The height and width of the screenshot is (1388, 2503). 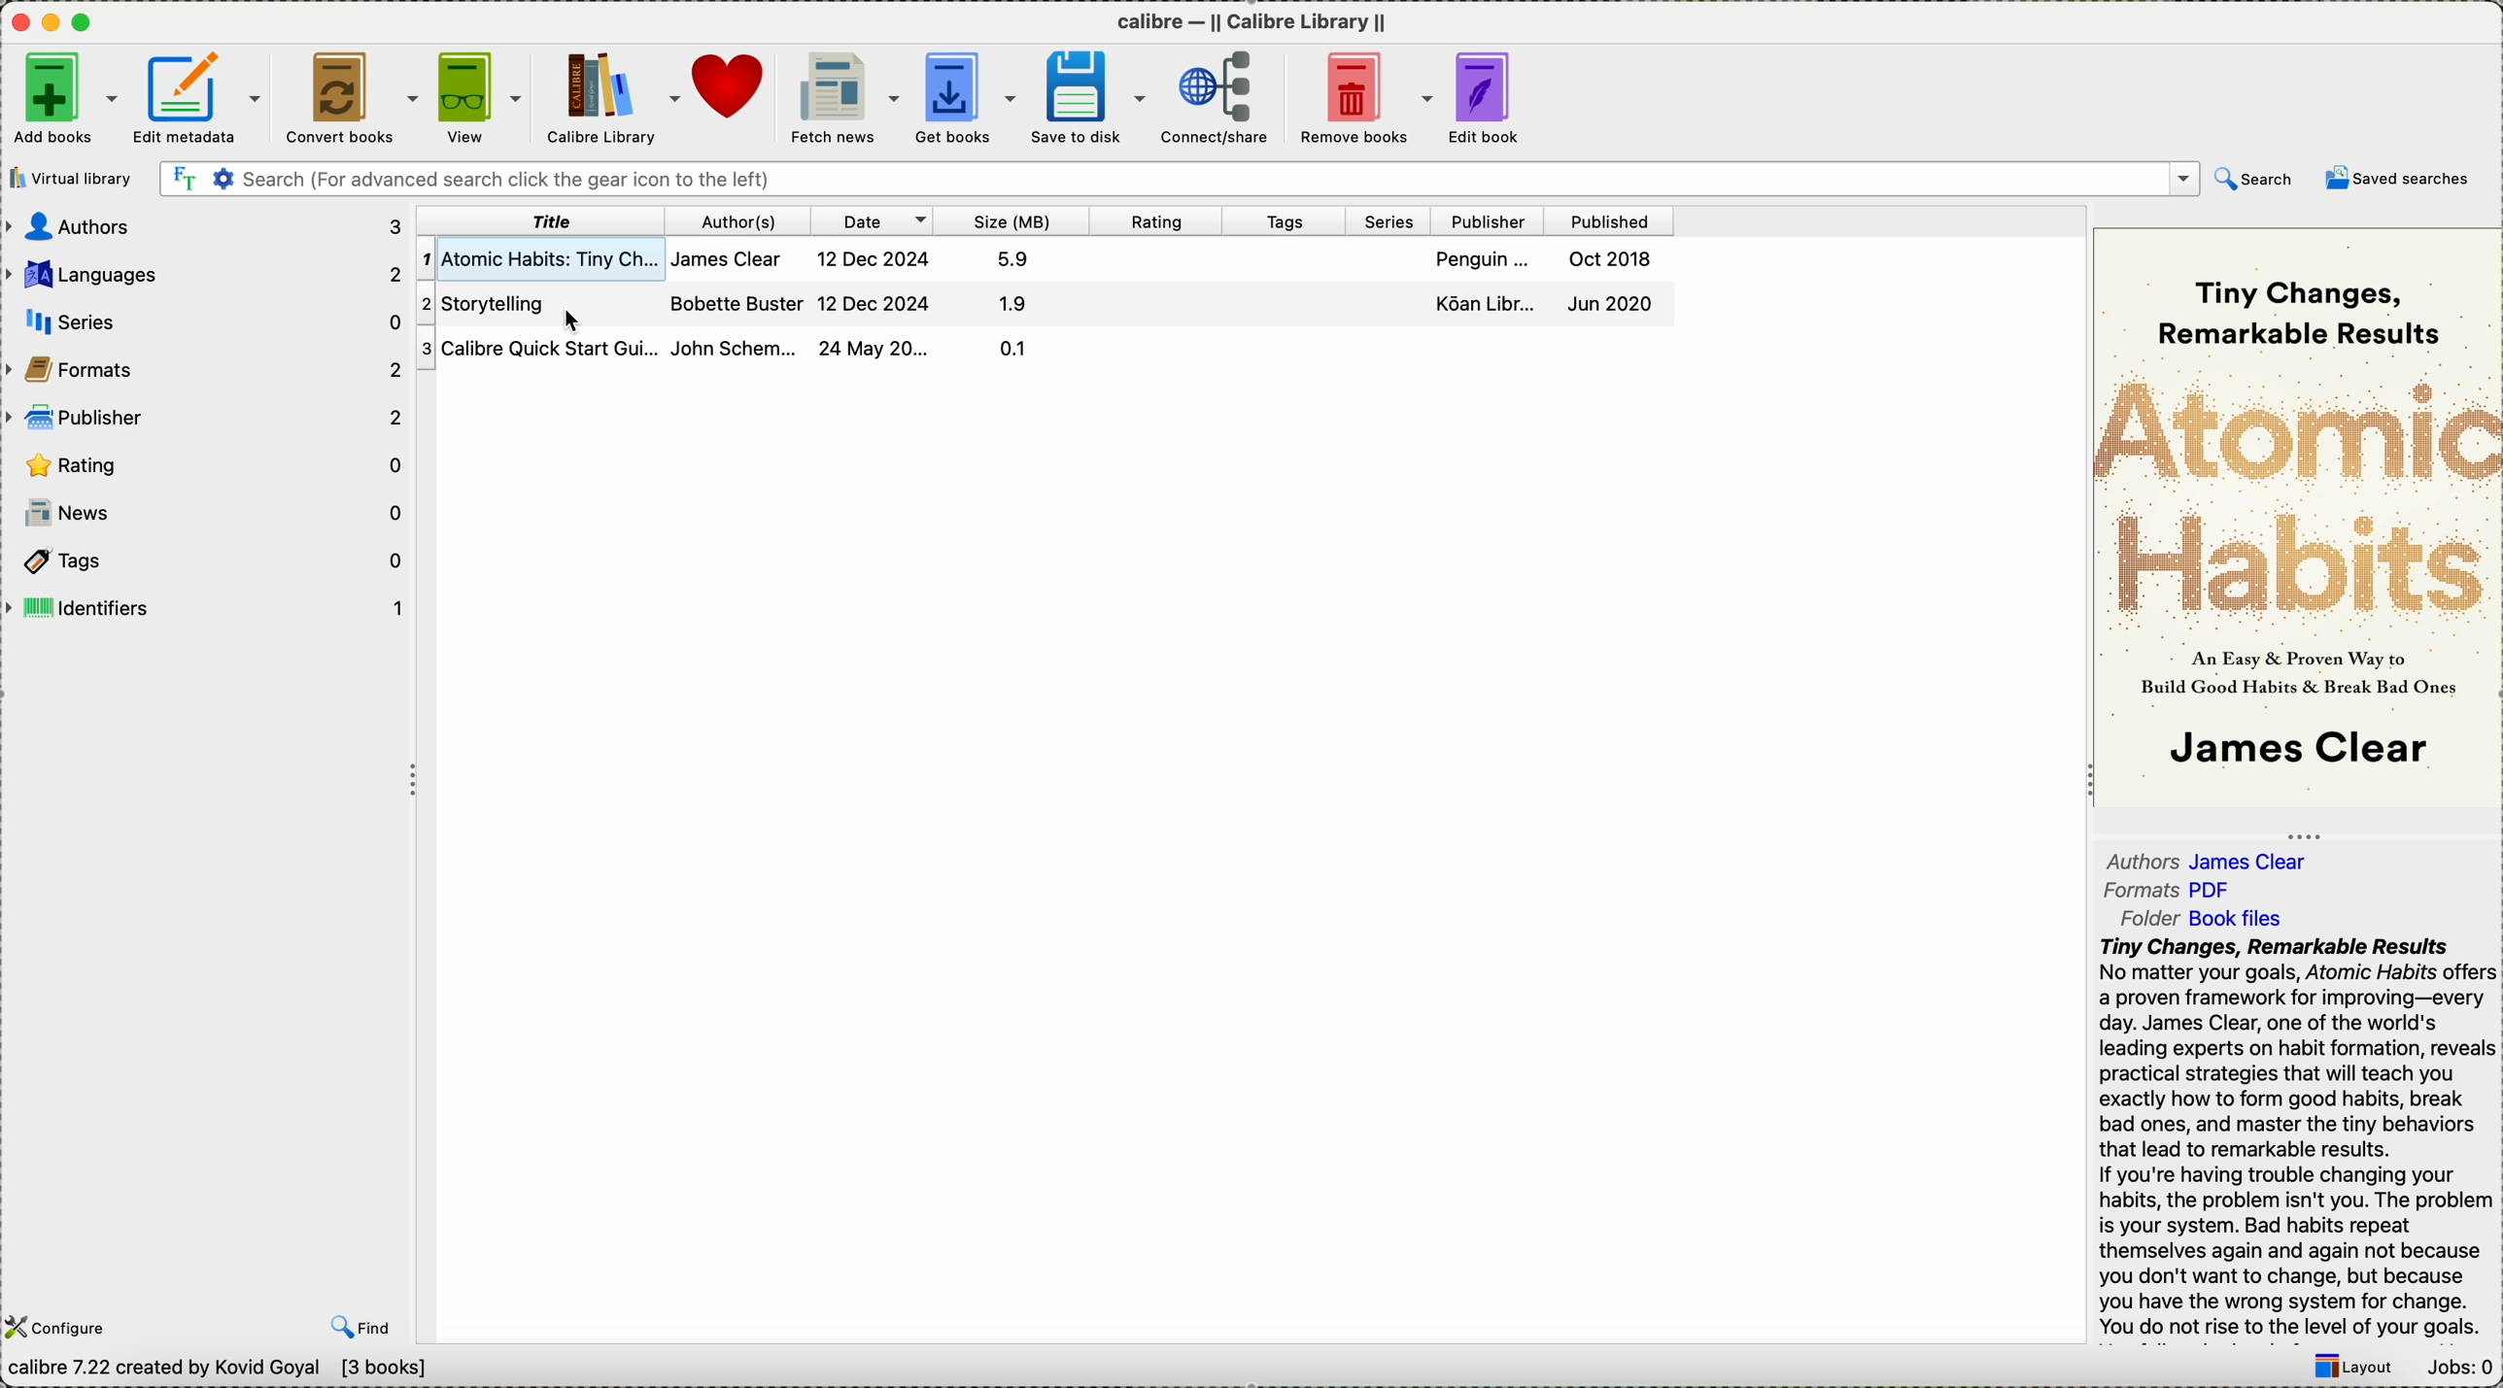 What do you see at coordinates (739, 221) in the screenshot?
I see `author` at bounding box center [739, 221].